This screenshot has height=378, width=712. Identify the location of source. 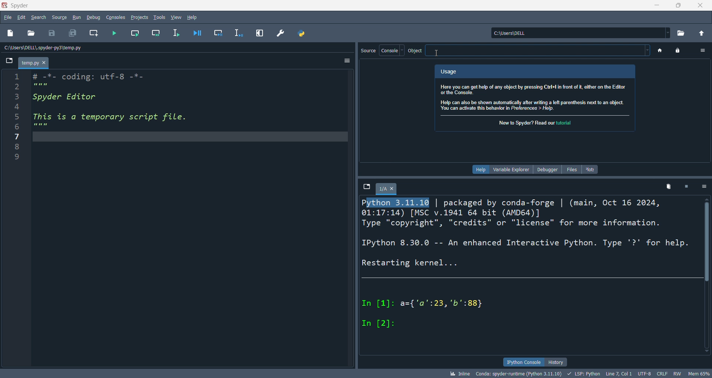
(368, 50).